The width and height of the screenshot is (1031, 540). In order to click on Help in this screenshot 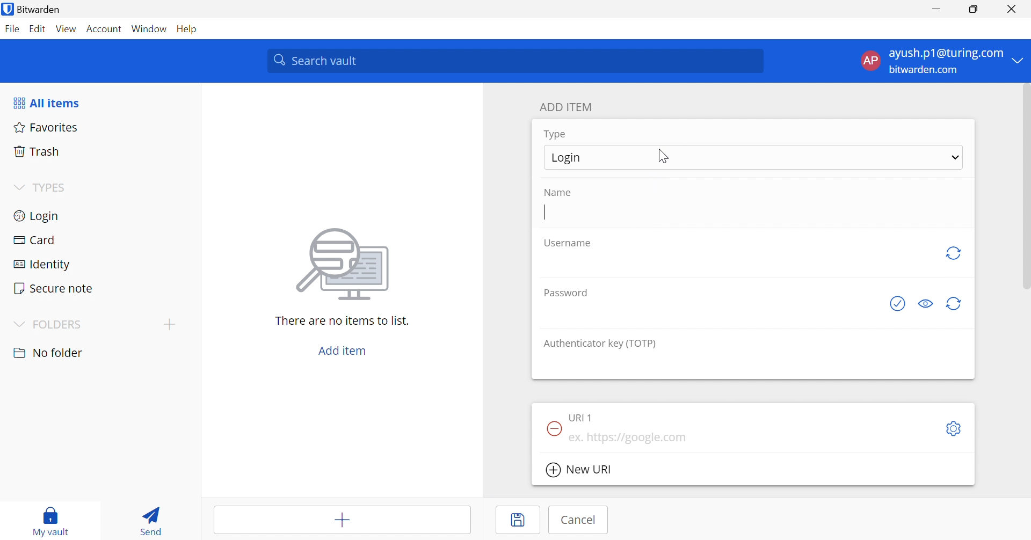, I will do `click(192, 30)`.